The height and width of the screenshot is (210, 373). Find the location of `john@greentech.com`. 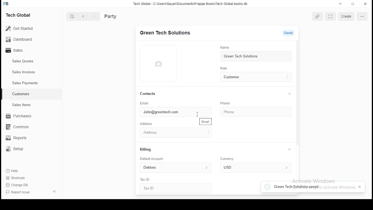

john@greentech.com is located at coordinates (170, 112).